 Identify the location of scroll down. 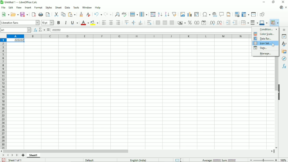
(276, 147).